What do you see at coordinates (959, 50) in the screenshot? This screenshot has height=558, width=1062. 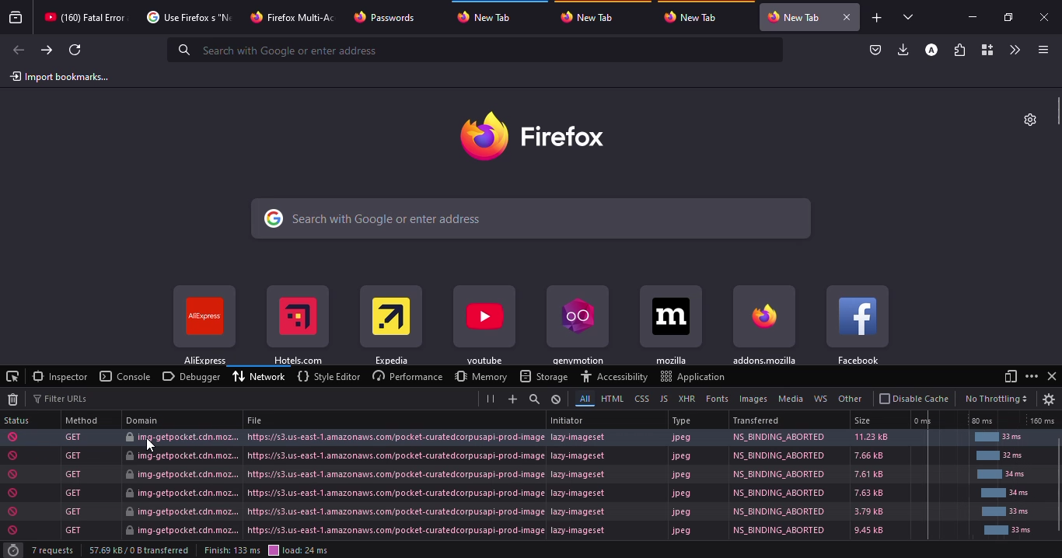 I see `extensions` at bounding box center [959, 50].